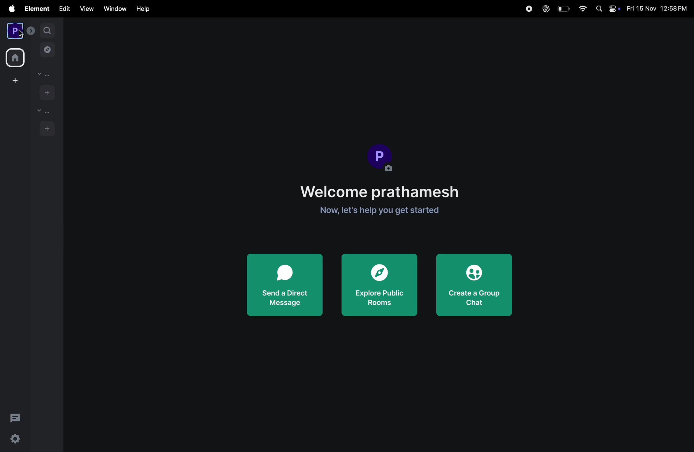  What do you see at coordinates (47, 128) in the screenshot?
I see `add rooms` at bounding box center [47, 128].